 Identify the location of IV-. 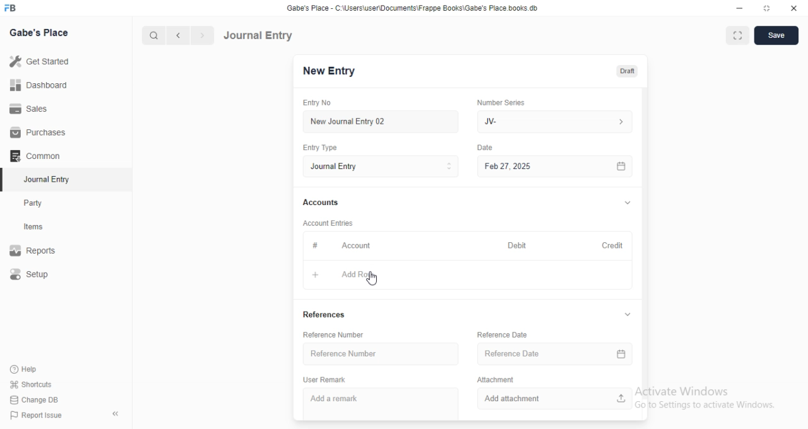
(554, 121).